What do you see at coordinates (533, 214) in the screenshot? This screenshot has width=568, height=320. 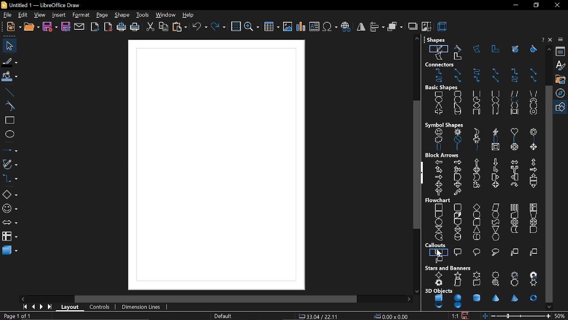 I see `manual preparation` at bounding box center [533, 214].